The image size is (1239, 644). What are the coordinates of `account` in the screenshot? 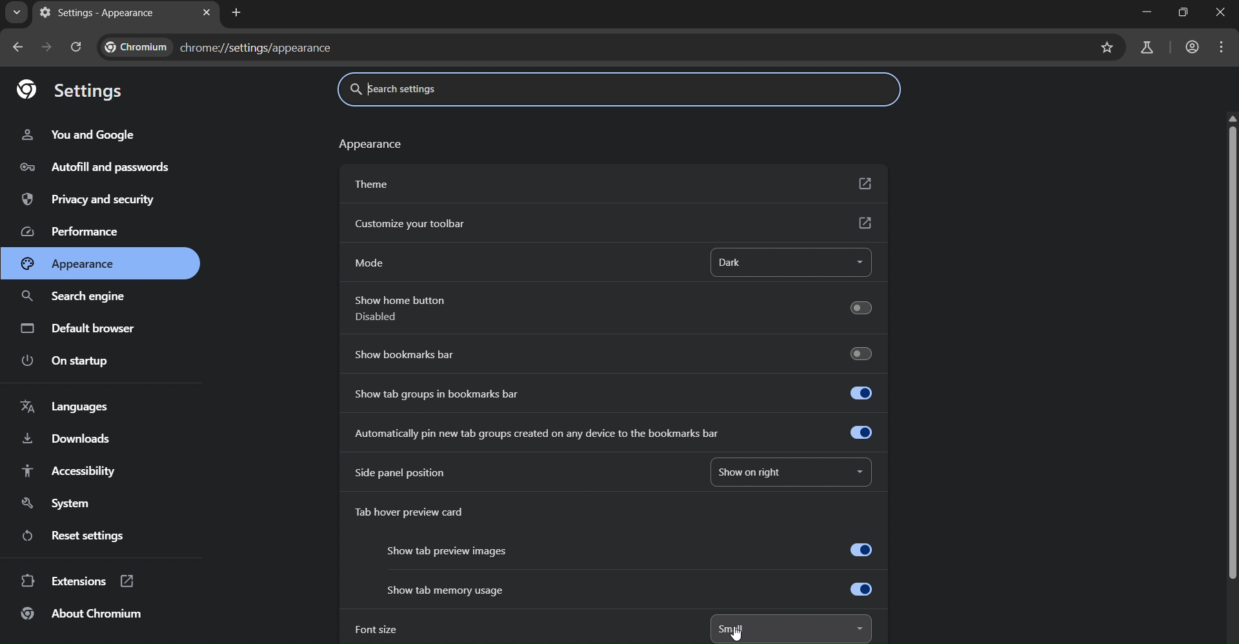 It's located at (1193, 47).